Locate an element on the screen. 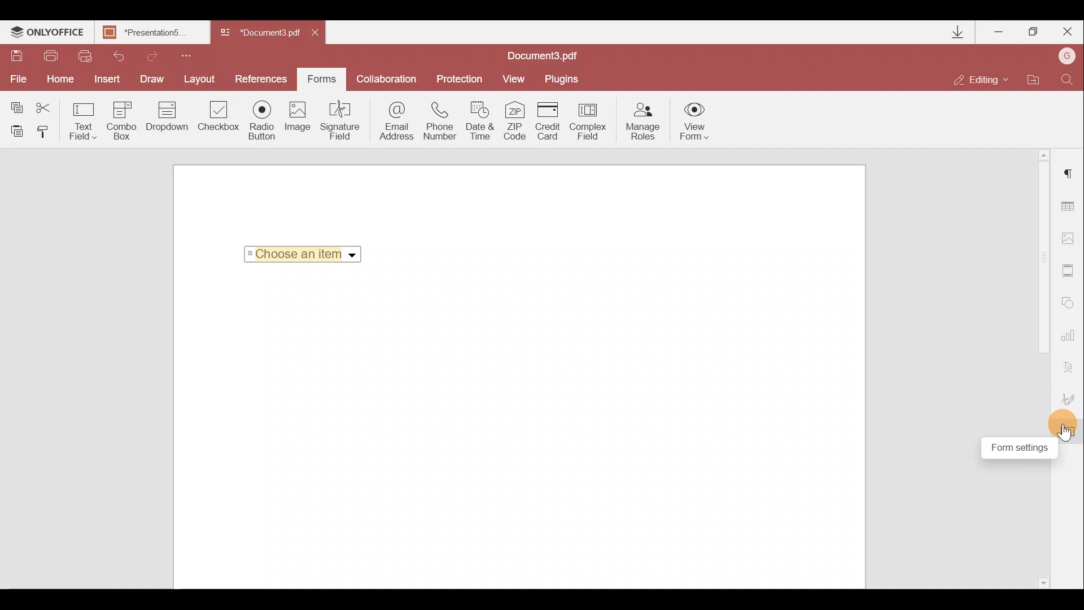 This screenshot has height=610, width=1084. Account name is located at coordinates (1064, 57).